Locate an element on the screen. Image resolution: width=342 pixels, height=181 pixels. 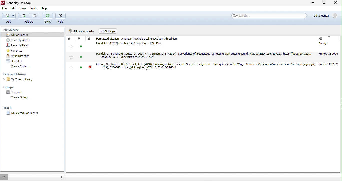
add is located at coordinates (9, 19).